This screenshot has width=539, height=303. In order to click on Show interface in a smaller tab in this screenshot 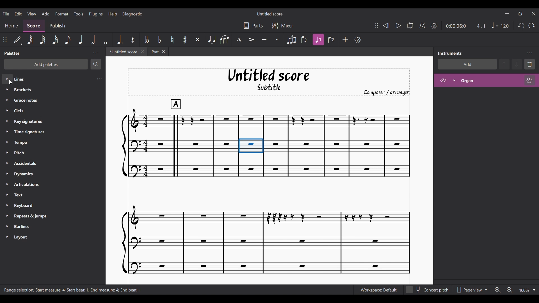, I will do `click(520, 14)`.